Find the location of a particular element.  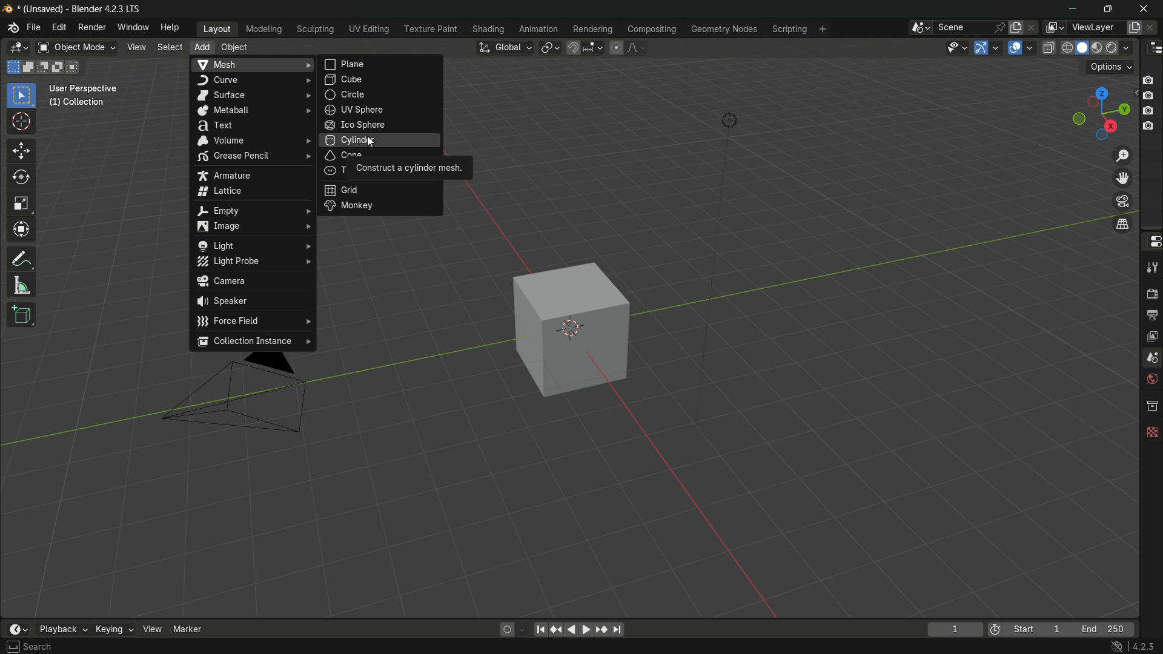

snap is located at coordinates (584, 48).